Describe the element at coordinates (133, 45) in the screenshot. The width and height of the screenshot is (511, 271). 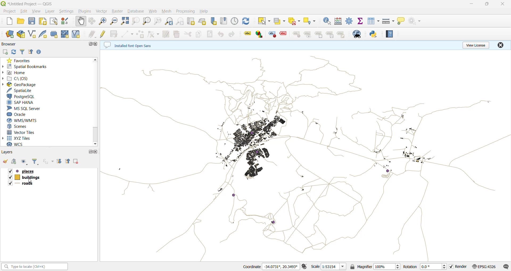
I see `metadata` at that location.